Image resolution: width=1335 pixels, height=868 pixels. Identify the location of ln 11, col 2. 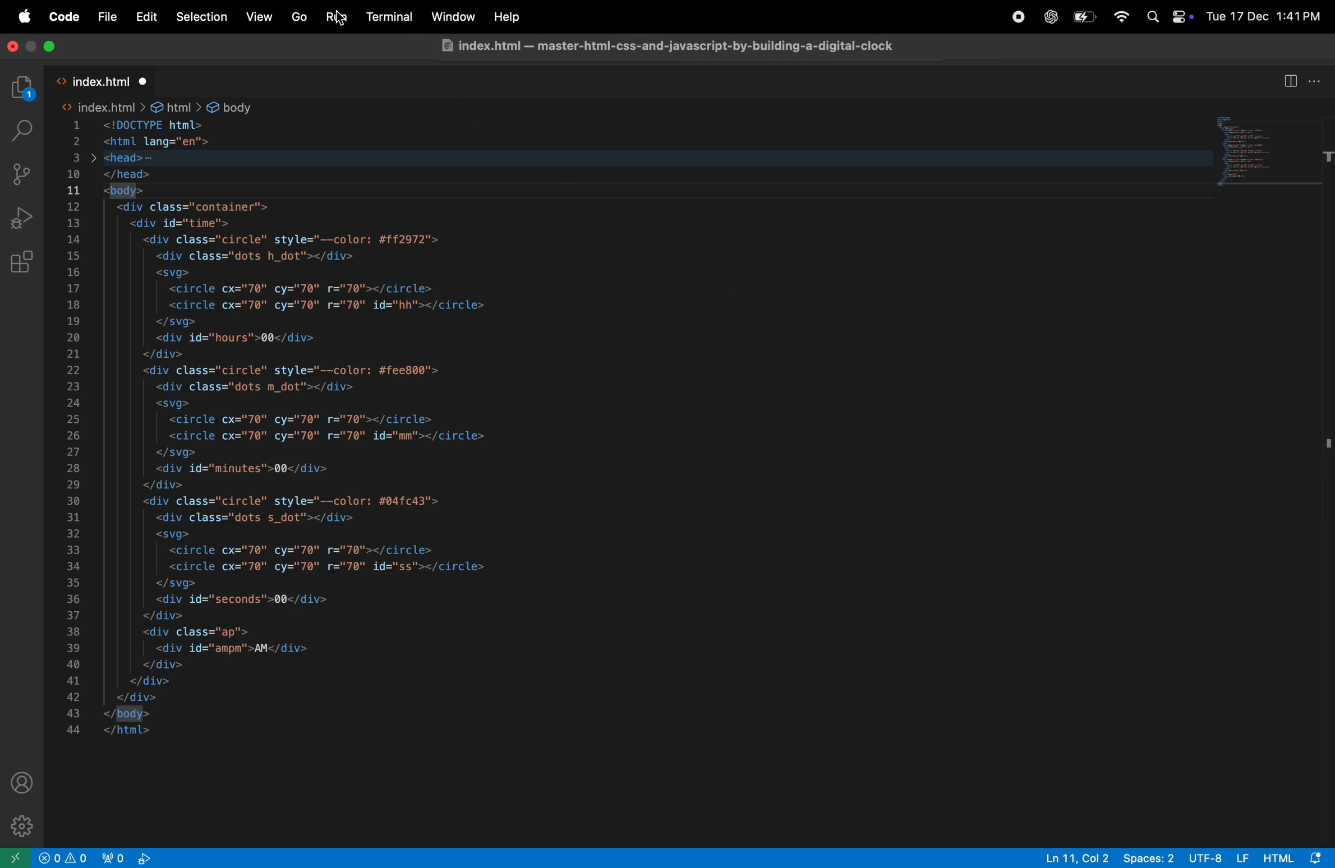
(1074, 857).